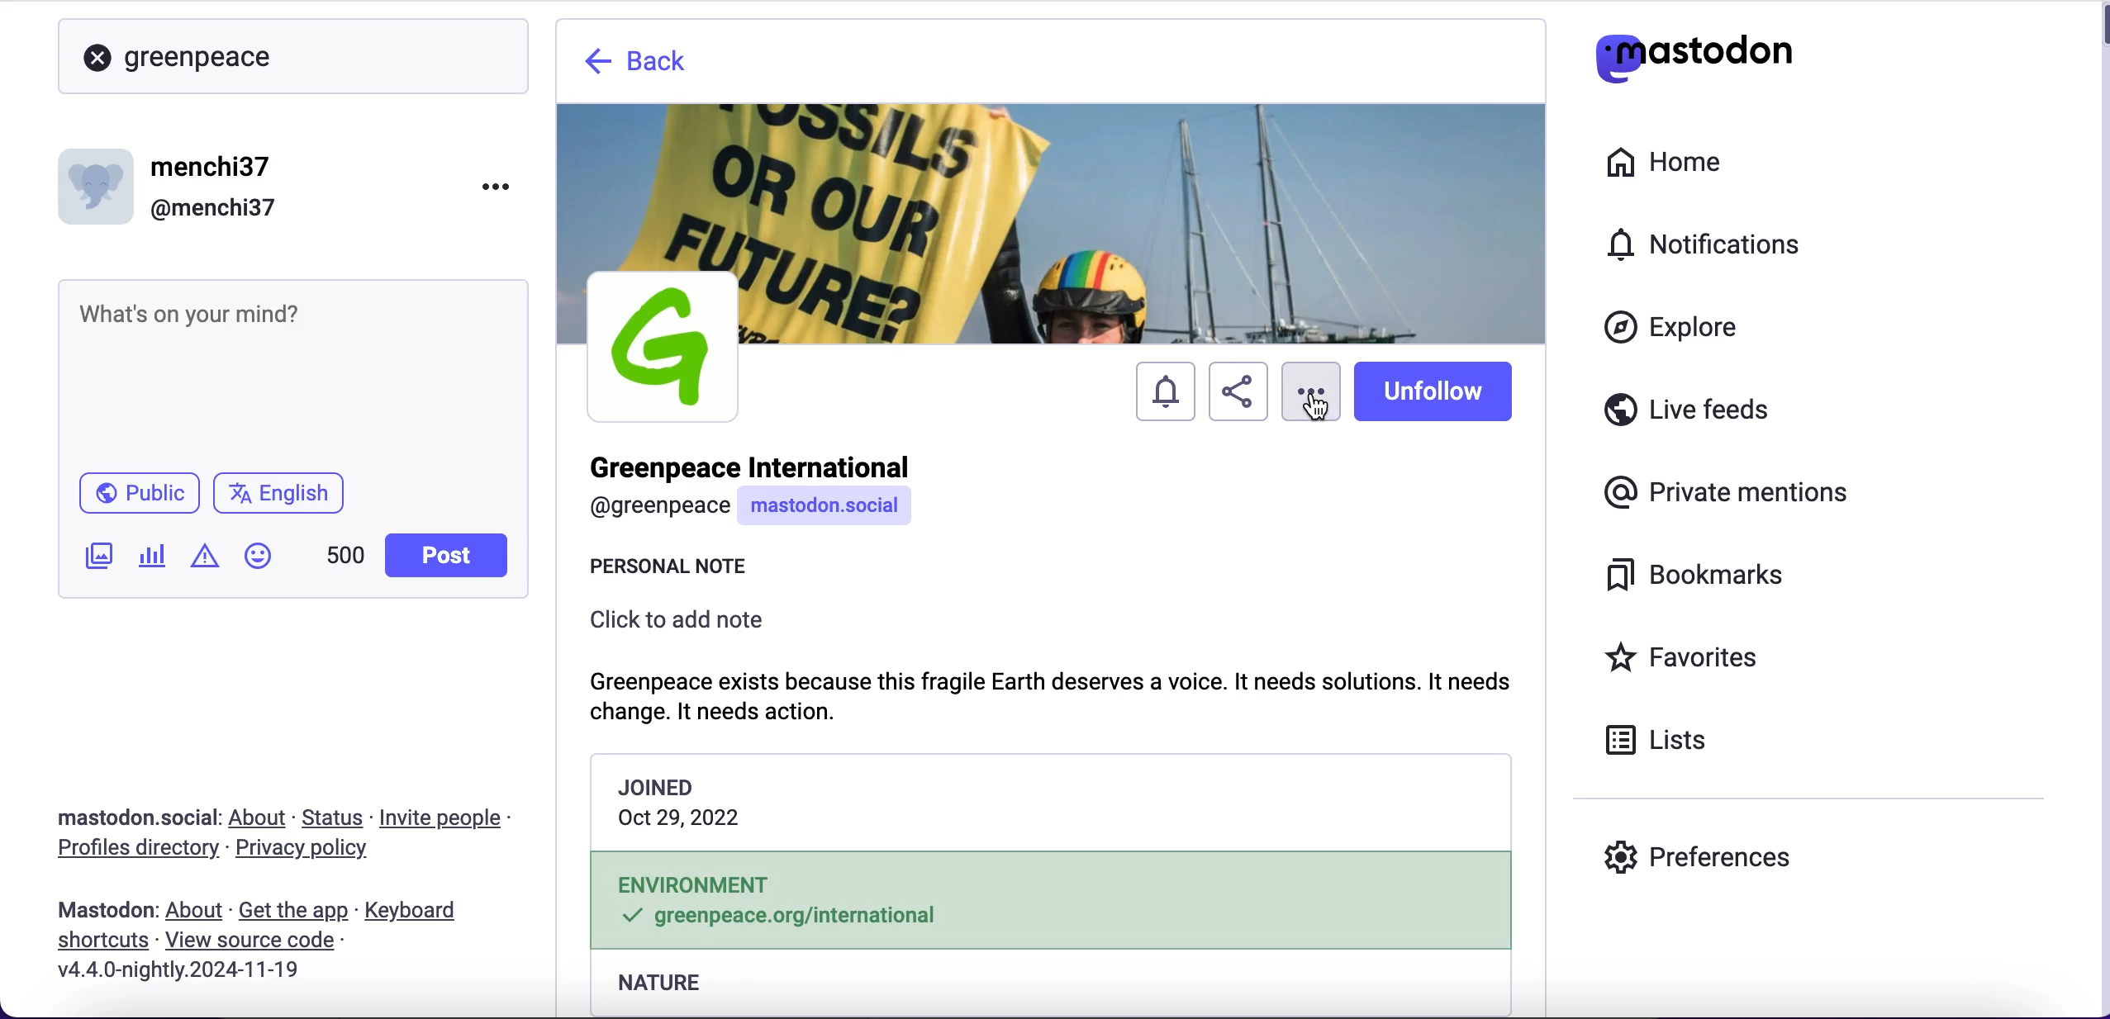  Describe the element at coordinates (1067, 691) in the screenshot. I see `note` at that location.